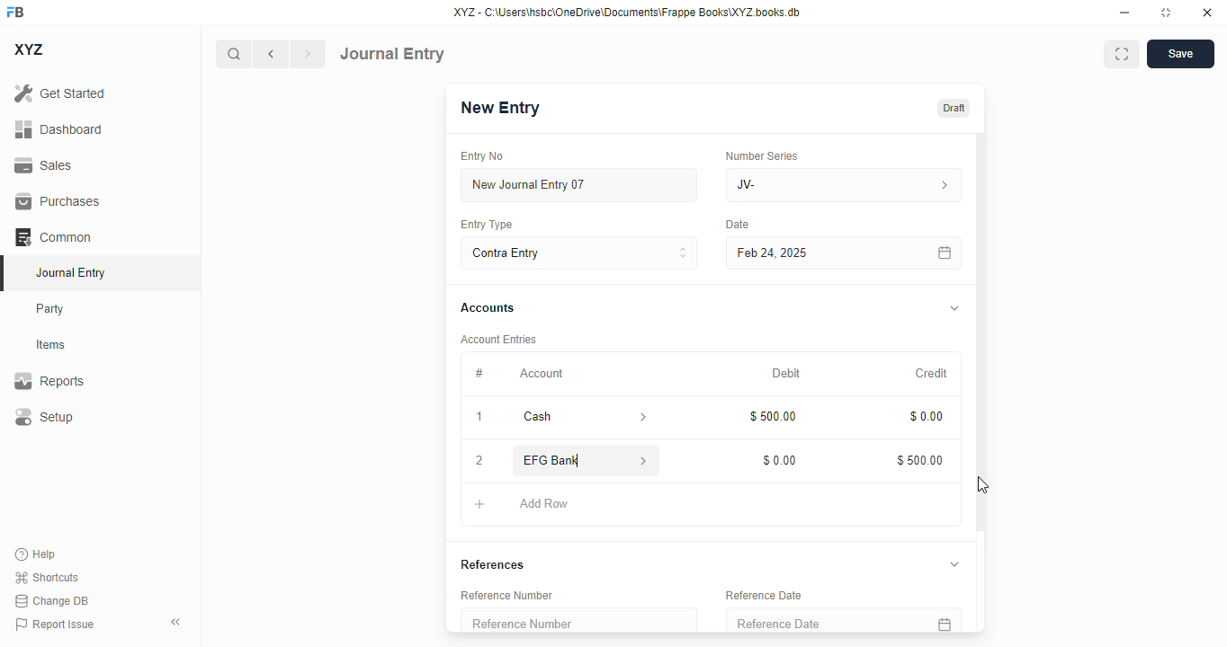 This screenshot has width=1227, height=647. I want to click on toggle sidebar, so click(177, 622).